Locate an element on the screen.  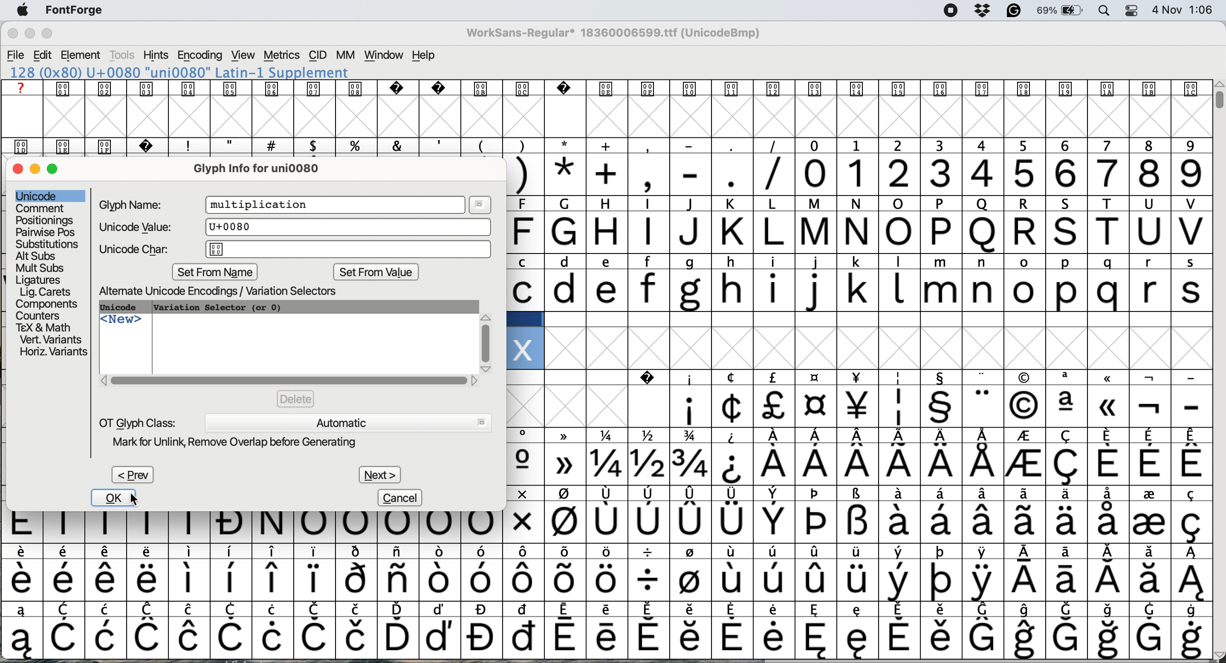
comment is located at coordinates (40, 208).